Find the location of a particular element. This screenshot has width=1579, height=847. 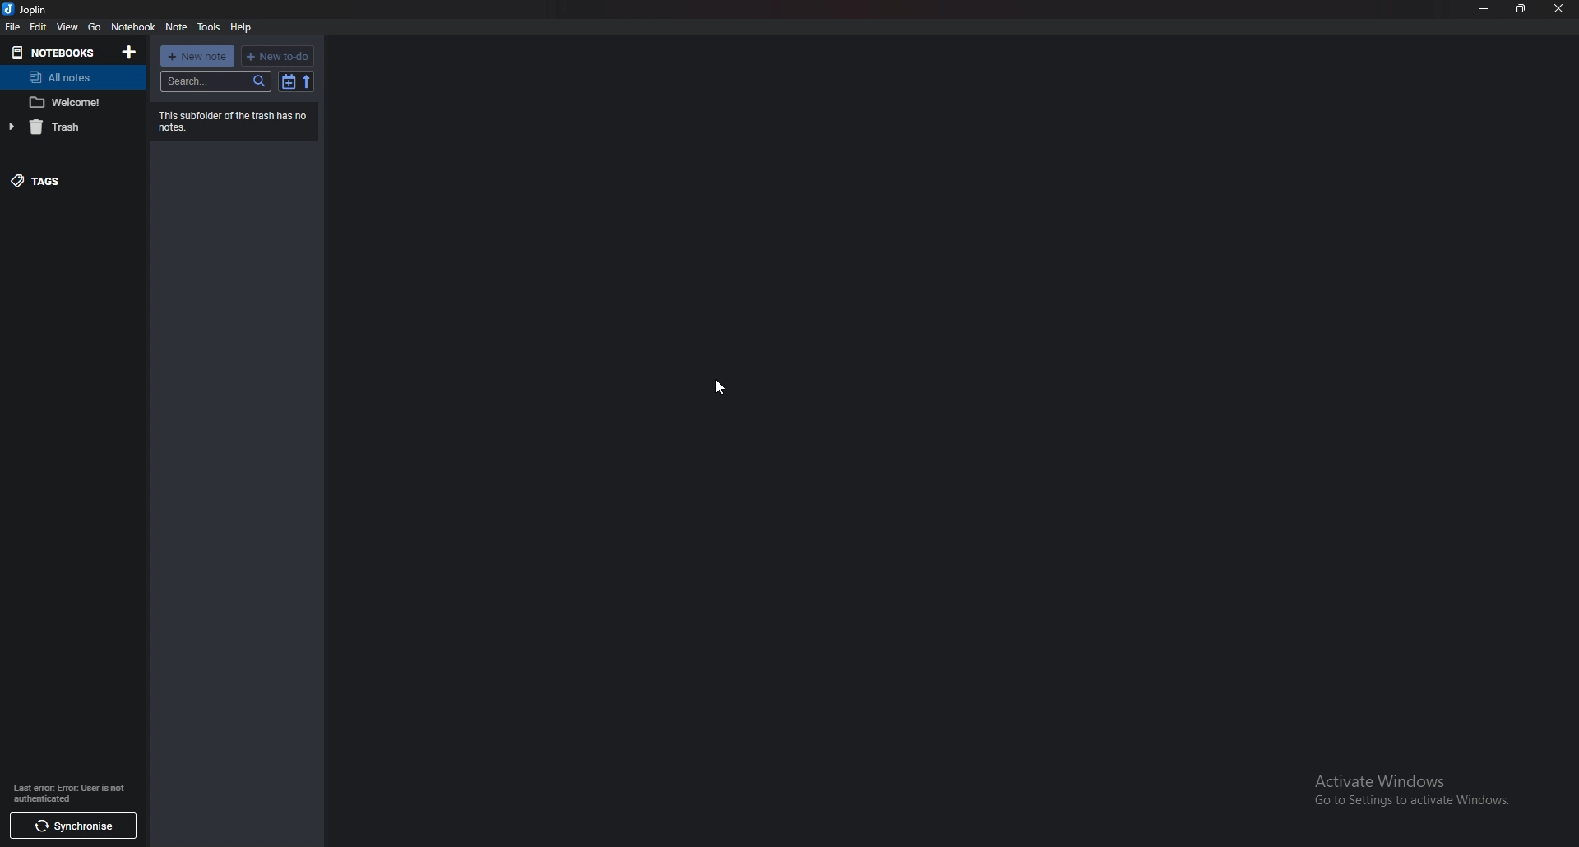

synchronize is located at coordinates (76, 826).